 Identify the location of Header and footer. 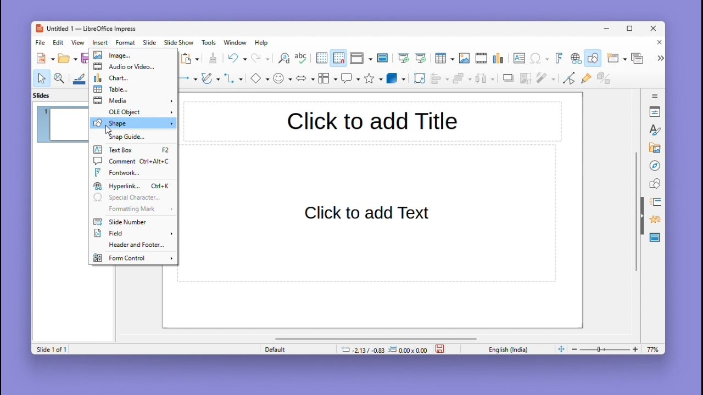
(131, 246).